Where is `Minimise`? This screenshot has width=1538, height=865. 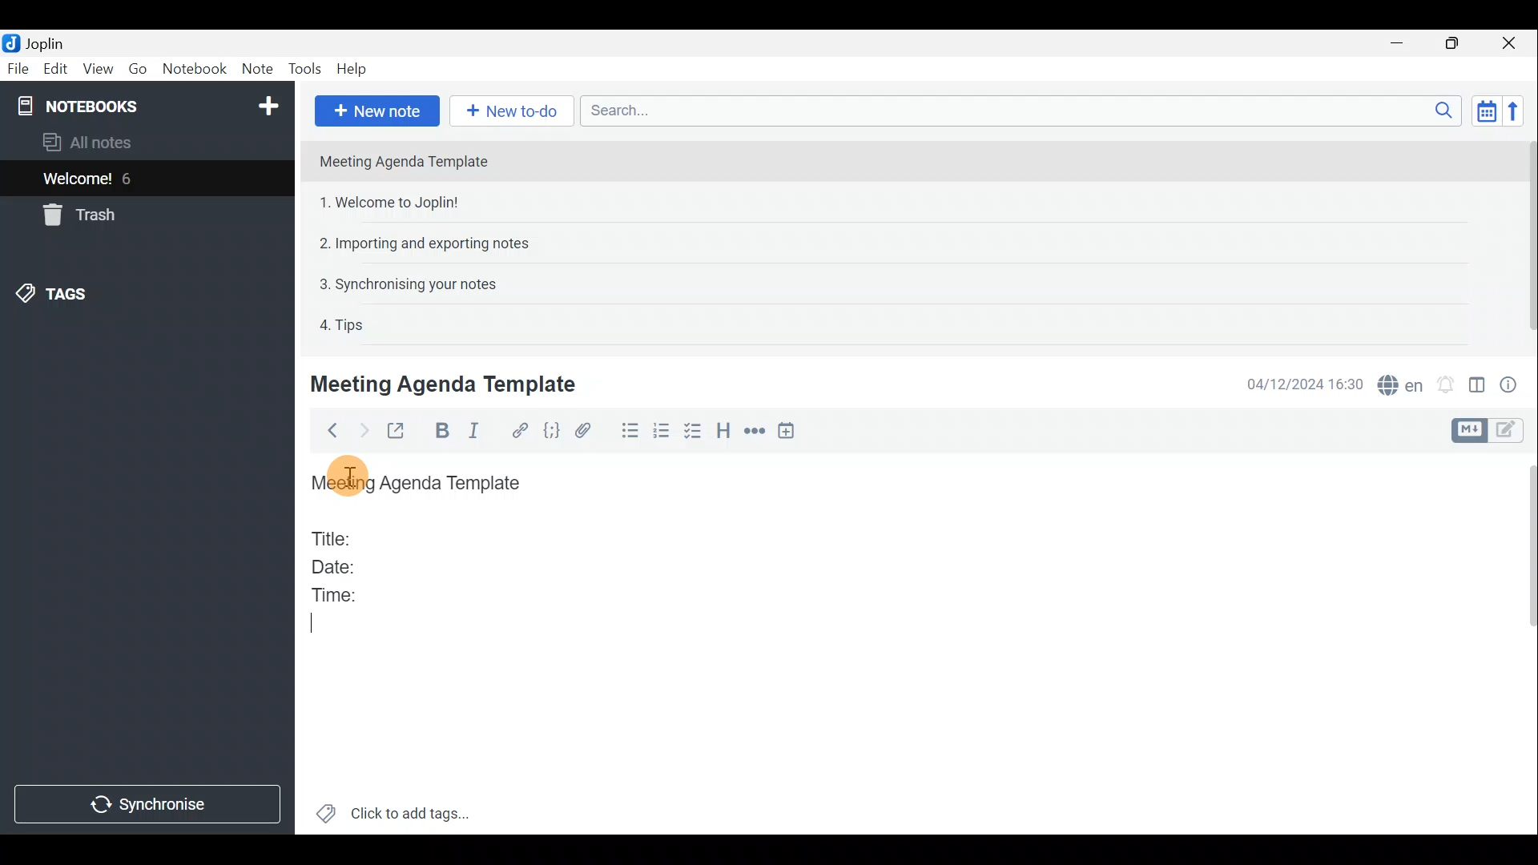 Minimise is located at coordinates (1399, 42).